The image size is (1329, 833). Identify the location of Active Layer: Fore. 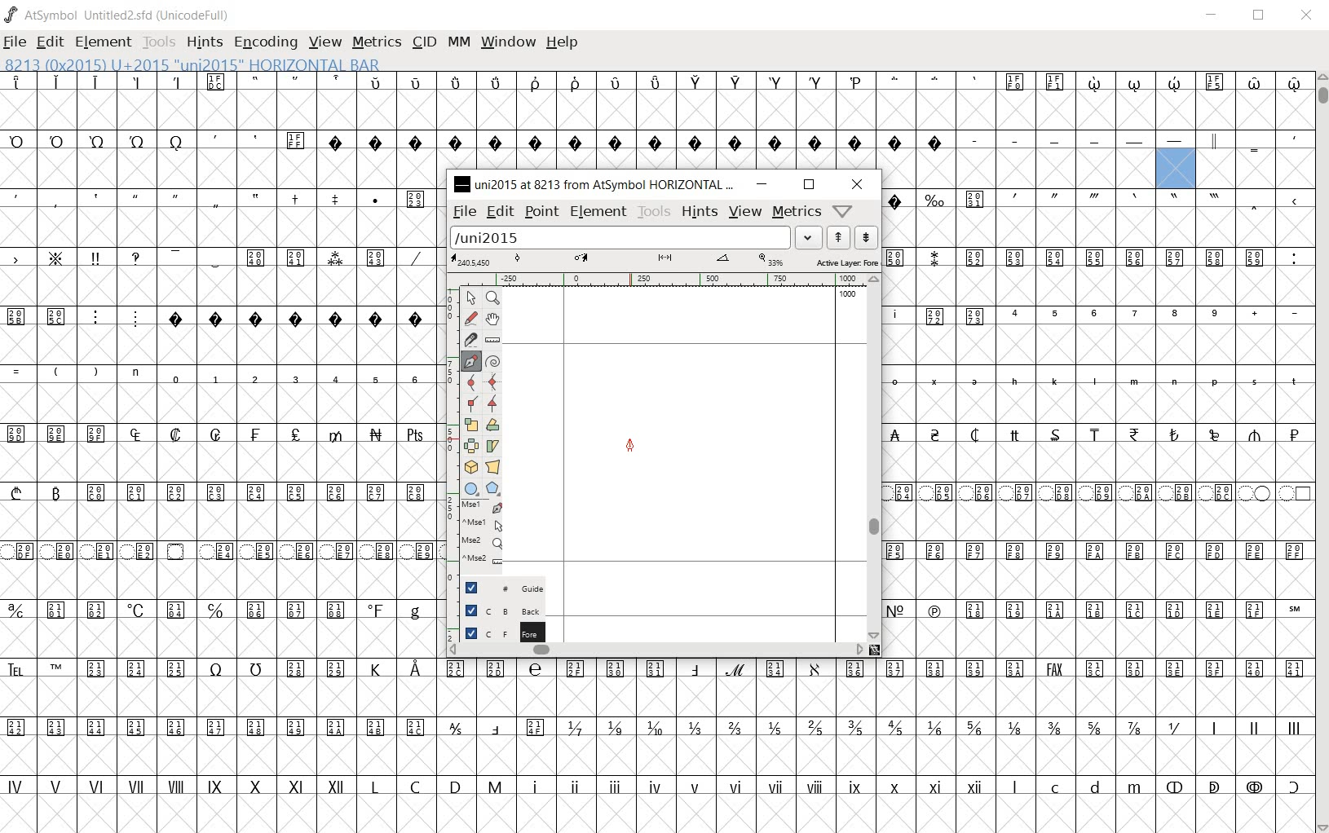
(664, 262).